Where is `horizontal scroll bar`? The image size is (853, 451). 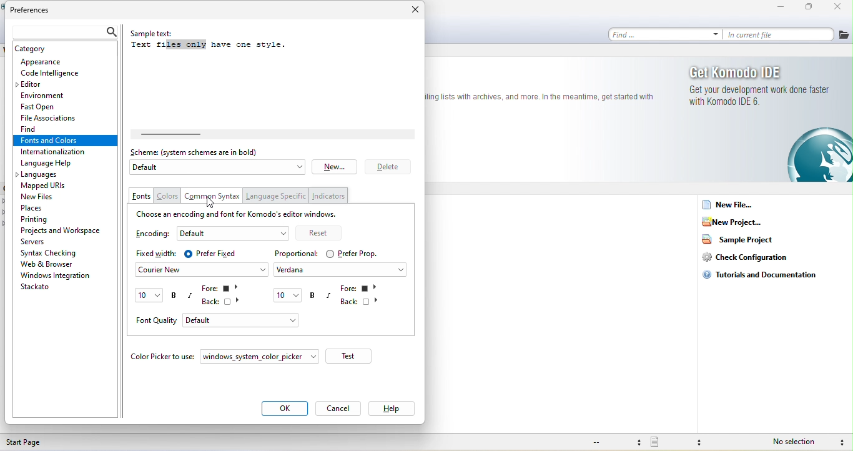 horizontal scroll bar is located at coordinates (189, 134).